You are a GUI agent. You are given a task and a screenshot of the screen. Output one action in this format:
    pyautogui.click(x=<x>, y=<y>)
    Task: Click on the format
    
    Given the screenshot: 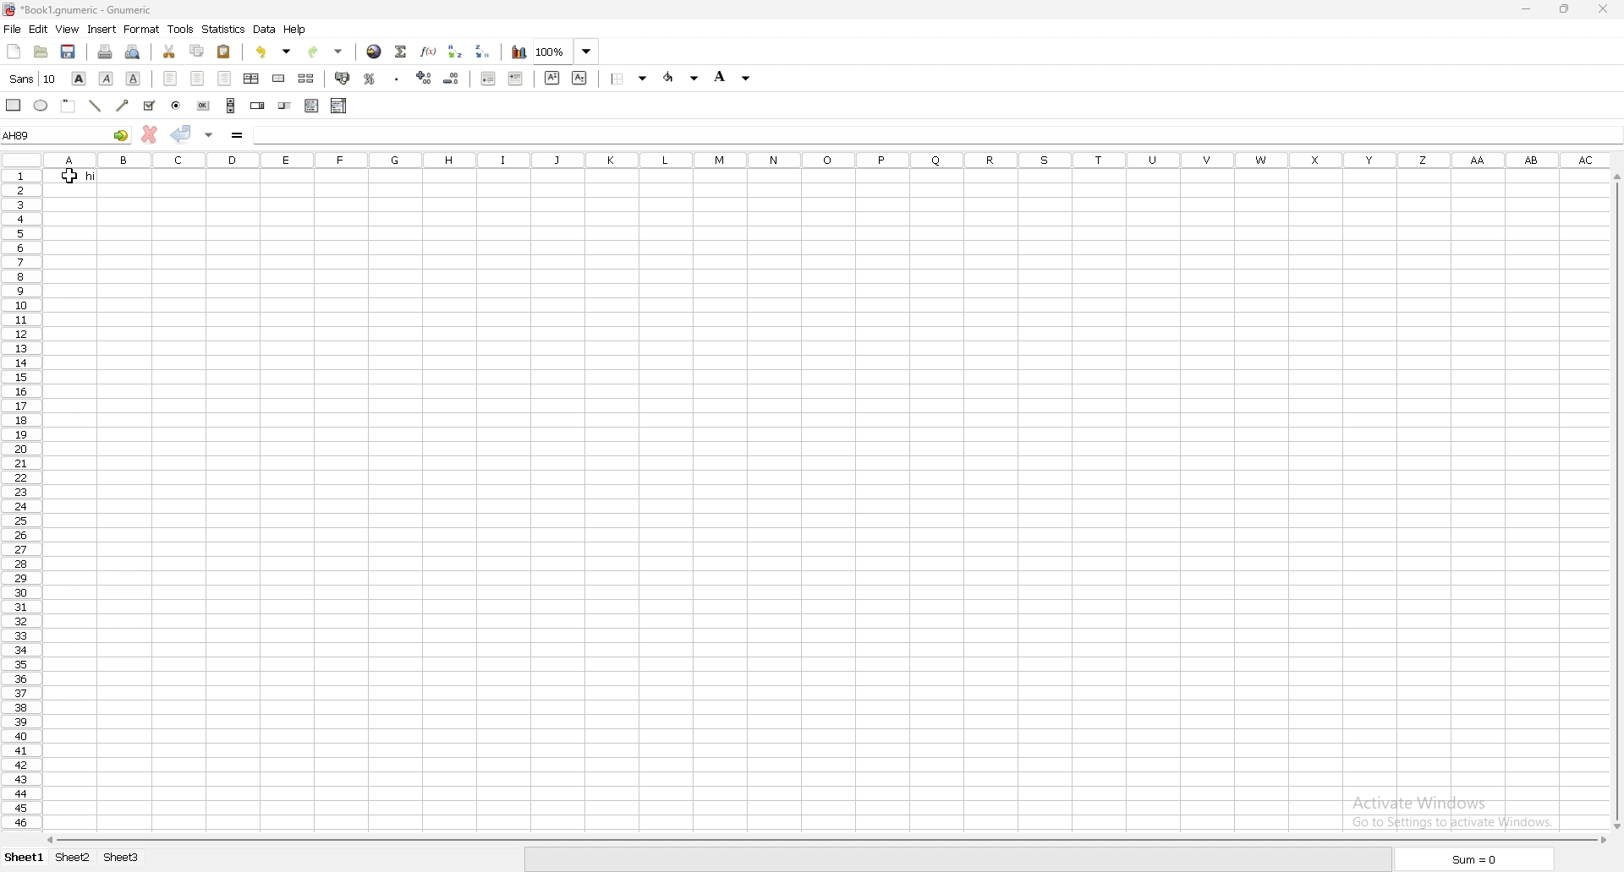 What is the action you would take?
    pyautogui.click(x=142, y=30)
    